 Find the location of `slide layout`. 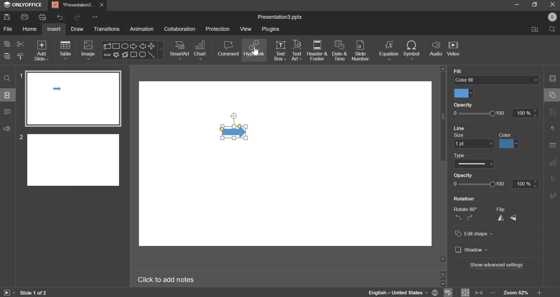

slide layout is located at coordinates (7, 95).